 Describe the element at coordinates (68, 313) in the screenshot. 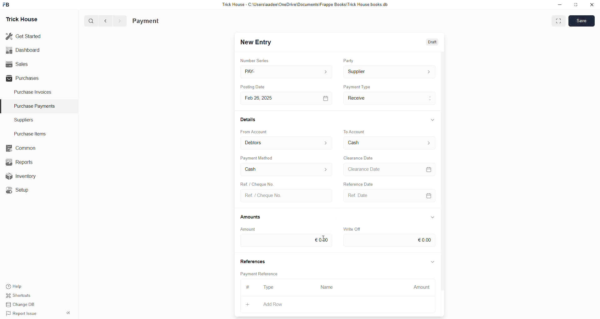

I see `expand` at that location.